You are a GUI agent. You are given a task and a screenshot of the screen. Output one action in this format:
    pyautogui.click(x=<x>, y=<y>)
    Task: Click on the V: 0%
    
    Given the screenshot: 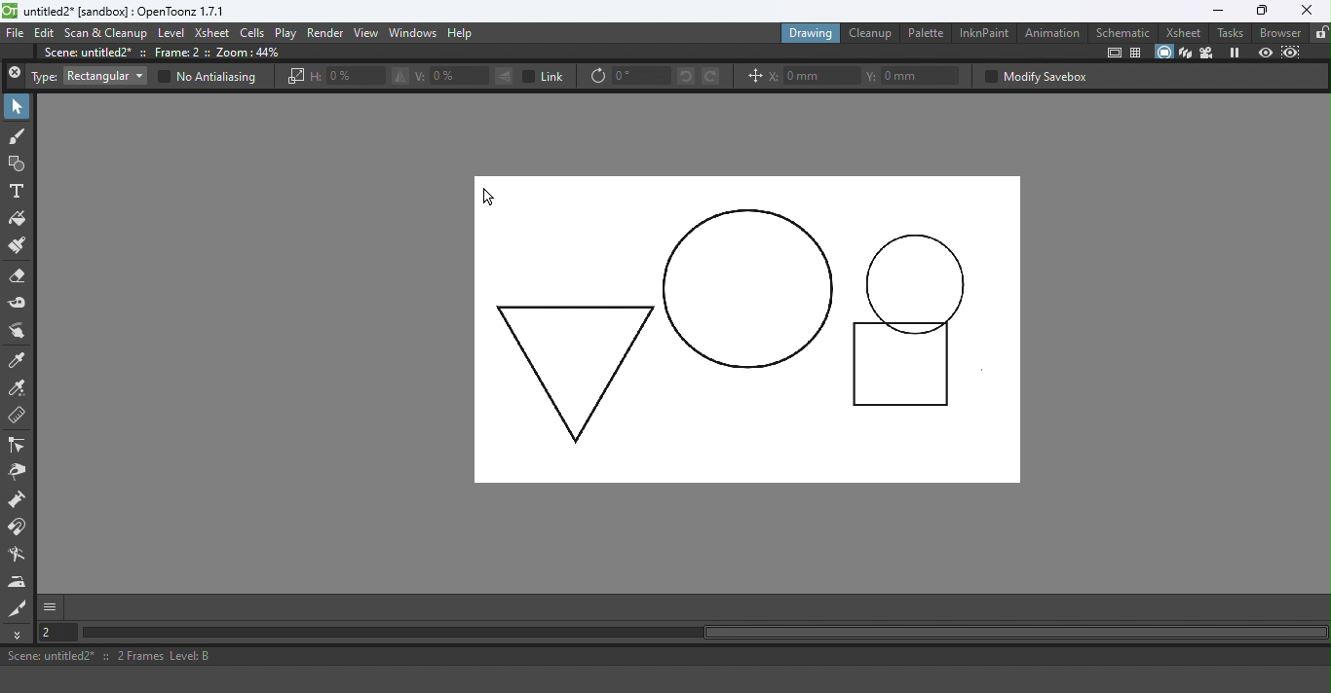 What is the action you would take?
    pyautogui.click(x=451, y=76)
    